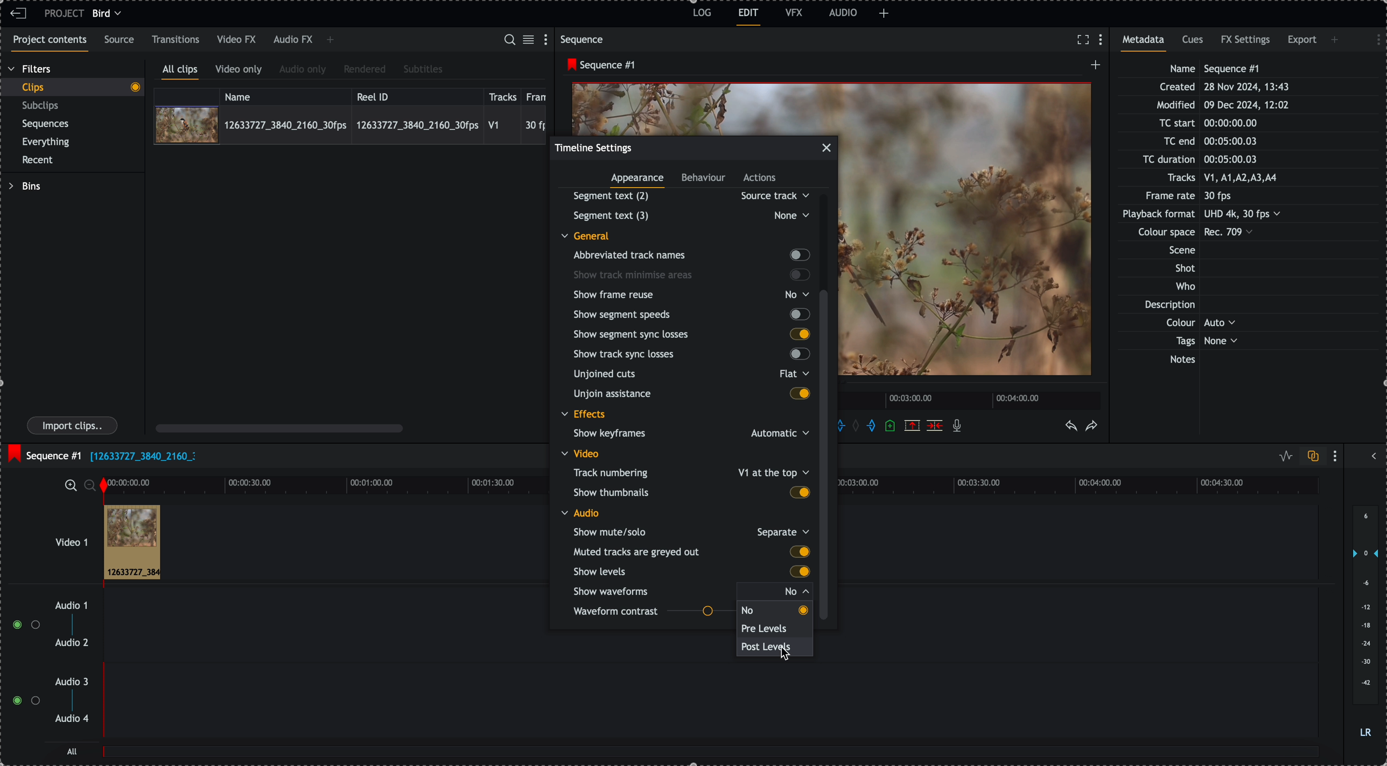 The width and height of the screenshot is (1387, 766). Describe the element at coordinates (859, 427) in the screenshot. I see `clear marks` at that location.